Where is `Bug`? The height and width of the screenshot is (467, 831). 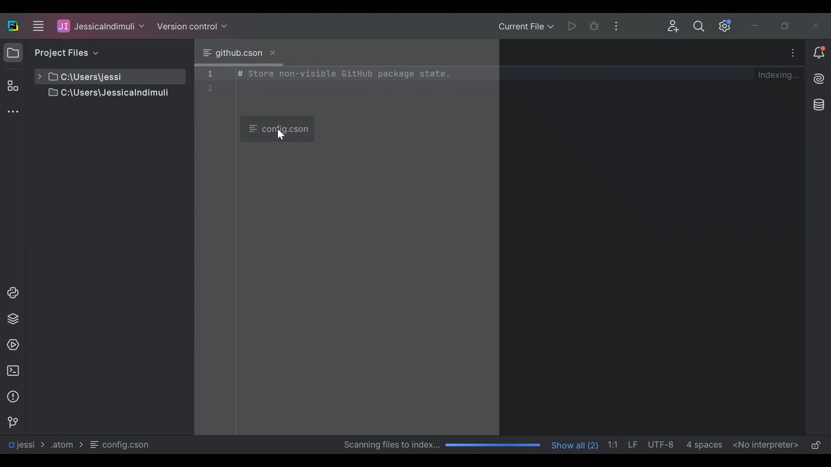 Bug is located at coordinates (594, 26).